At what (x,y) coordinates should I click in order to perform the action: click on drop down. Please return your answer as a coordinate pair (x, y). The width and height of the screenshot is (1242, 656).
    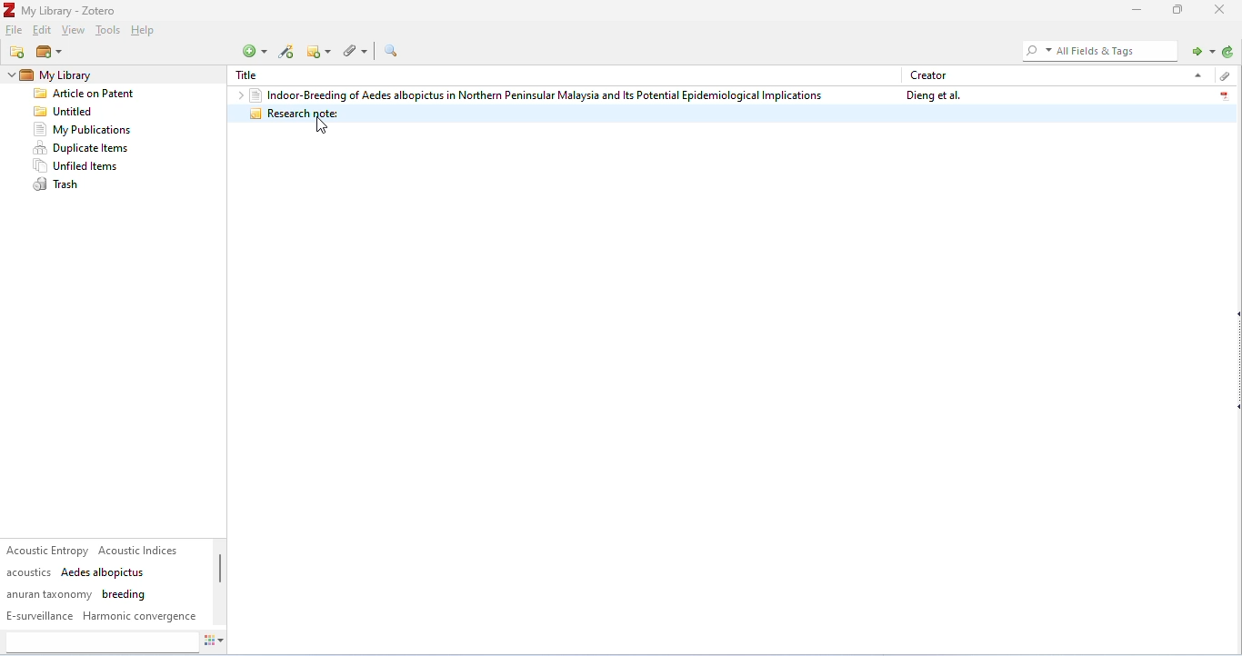
    Looking at the image, I should click on (9, 75).